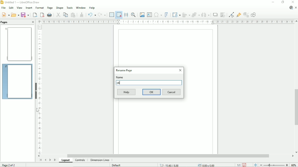  I want to click on Transformation, so click(177, 15).